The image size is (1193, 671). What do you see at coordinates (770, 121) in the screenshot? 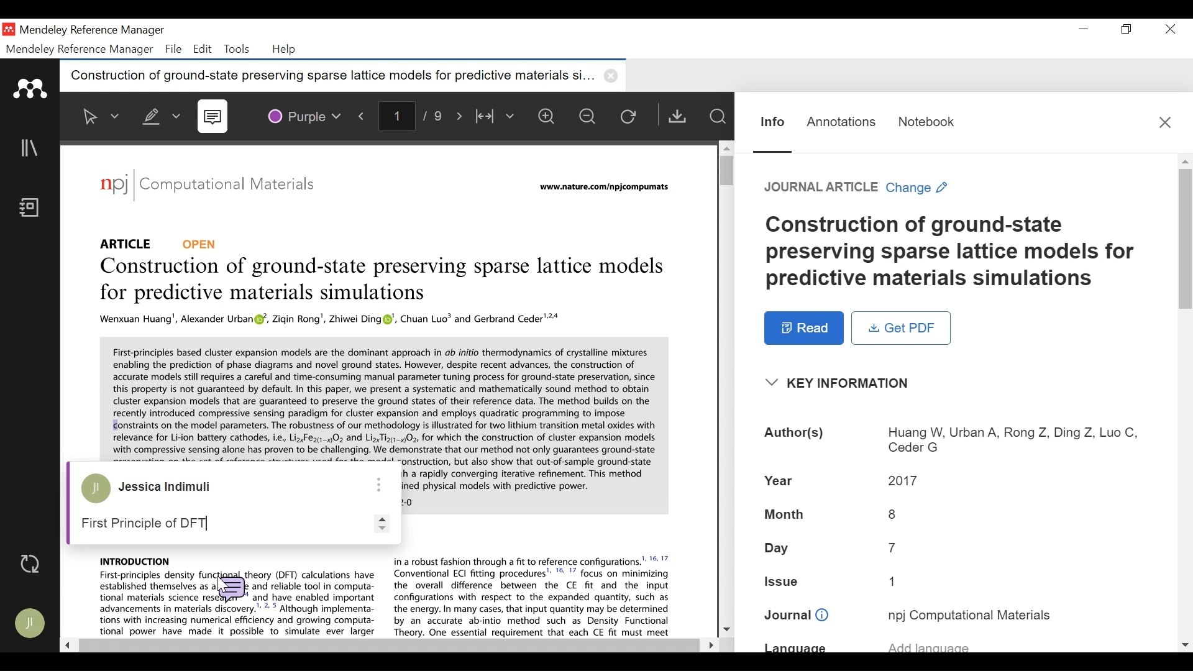
I see `Information` at bounding box center [770, 121].